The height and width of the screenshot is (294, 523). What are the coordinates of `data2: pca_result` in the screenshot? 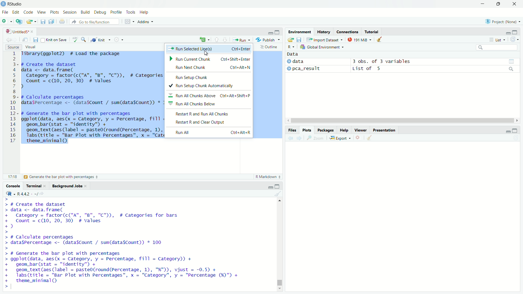 It's located at (308, 69).